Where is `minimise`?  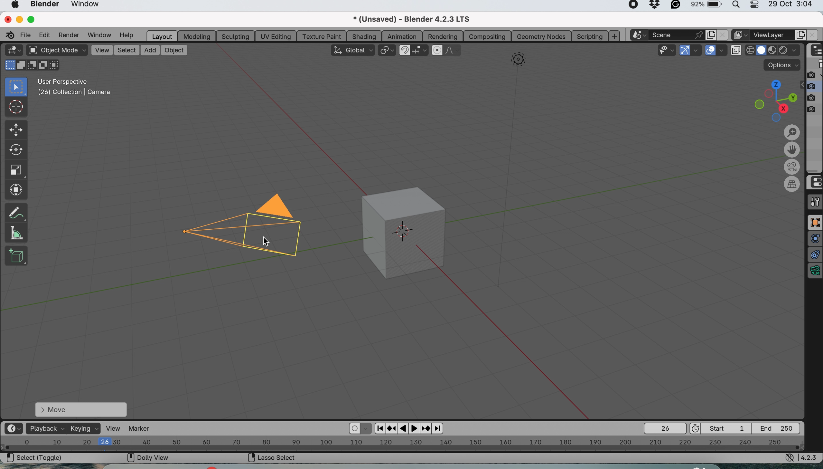
minimise is located at coordinates (18, 19).